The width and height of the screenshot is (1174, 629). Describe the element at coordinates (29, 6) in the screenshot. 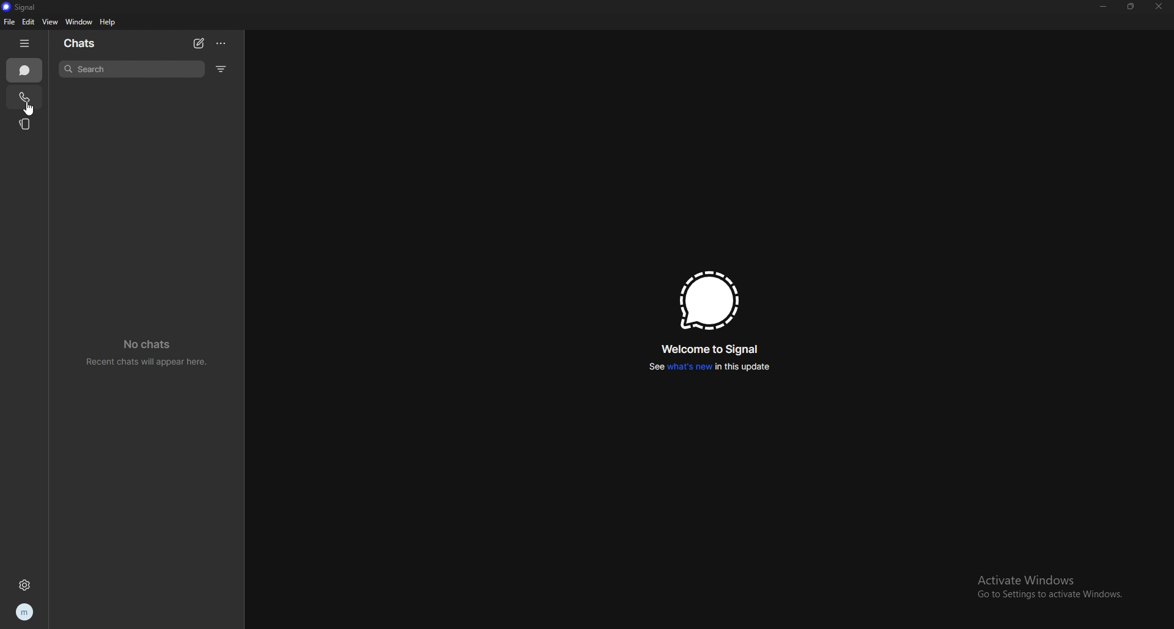

I see `signal` at that location.